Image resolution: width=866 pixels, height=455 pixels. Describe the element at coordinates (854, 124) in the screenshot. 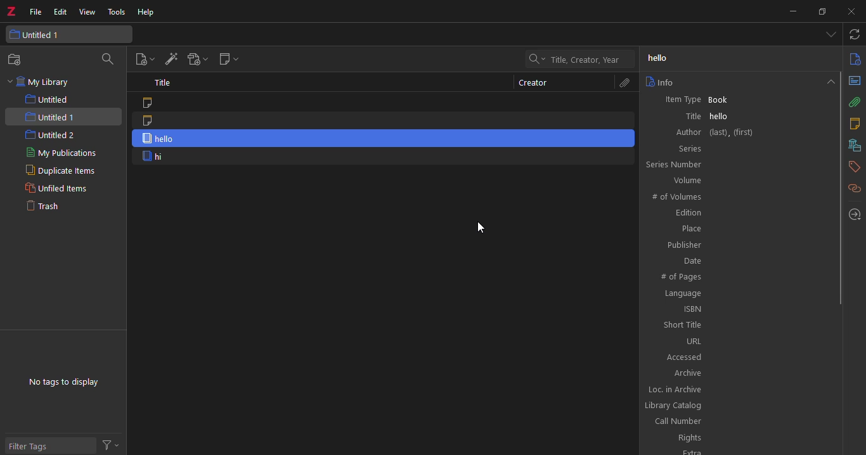

I see `notes` at that location.